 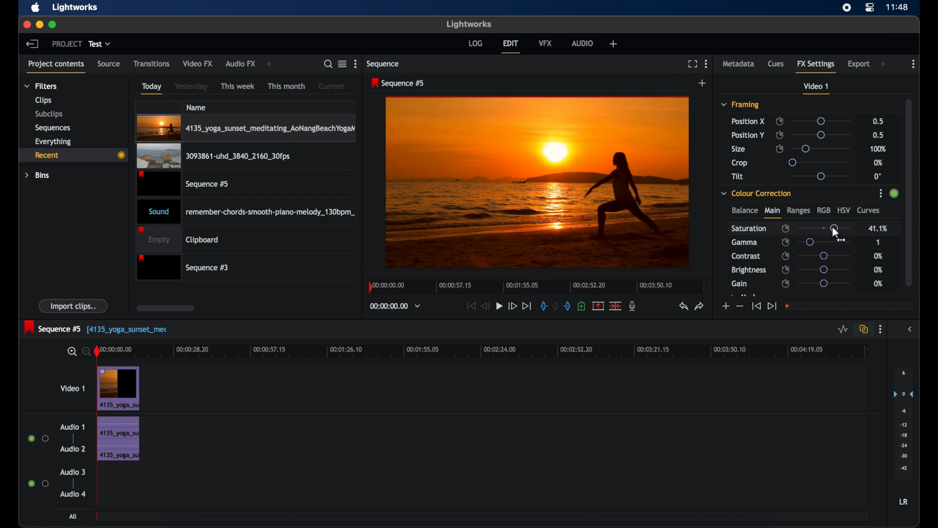 What do you see at coordinates (847, 7) in the screenshot?
I see `screen recorder` at bounding box center [847, 7].